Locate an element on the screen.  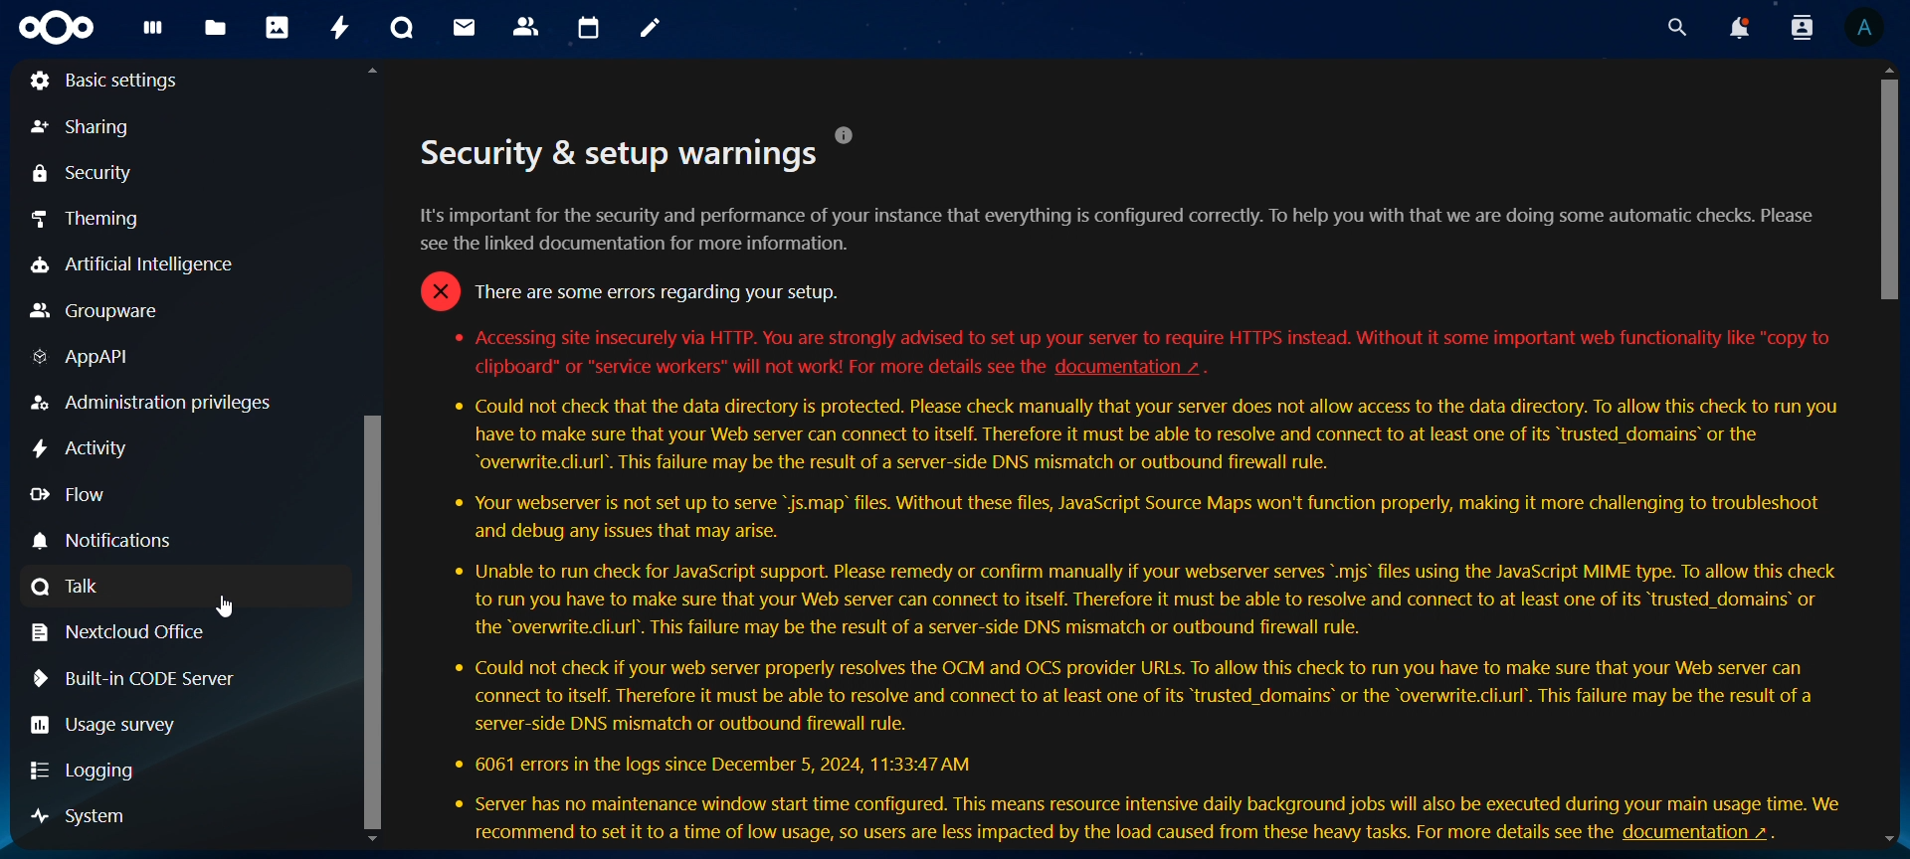
notifications is located at coordinates (156, 541).